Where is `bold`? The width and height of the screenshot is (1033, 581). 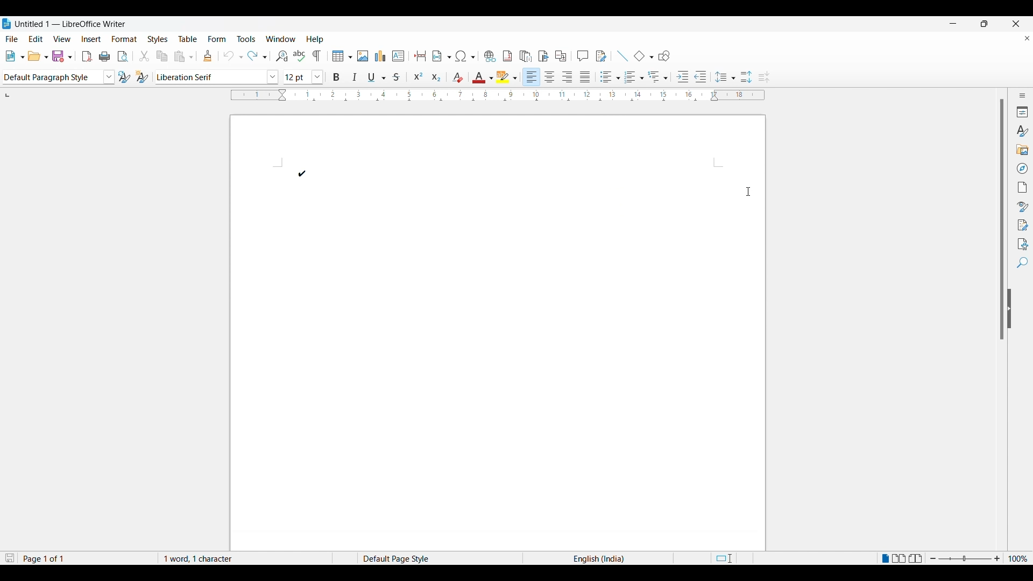
bold is located at coordinates (336, 76).